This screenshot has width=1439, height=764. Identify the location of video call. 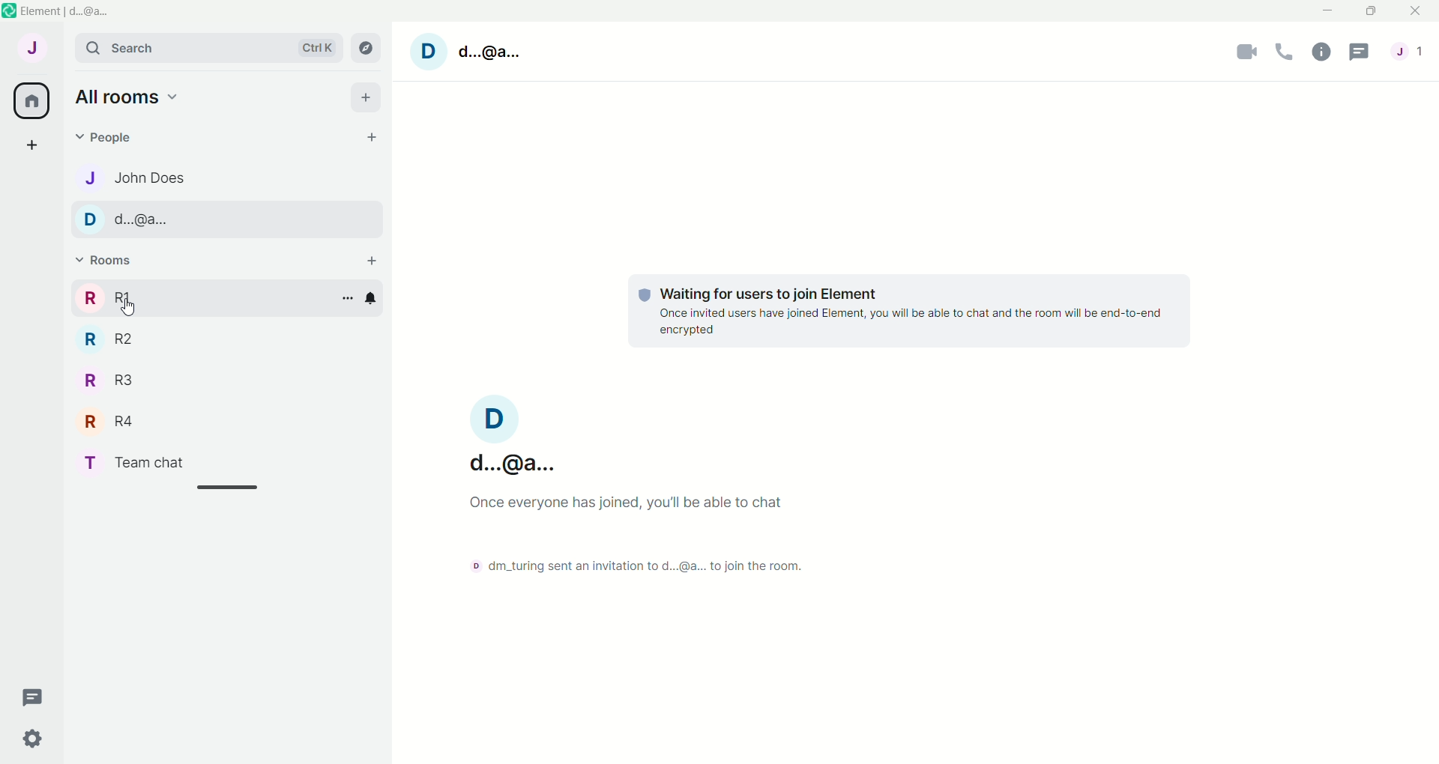
(1245, 53).